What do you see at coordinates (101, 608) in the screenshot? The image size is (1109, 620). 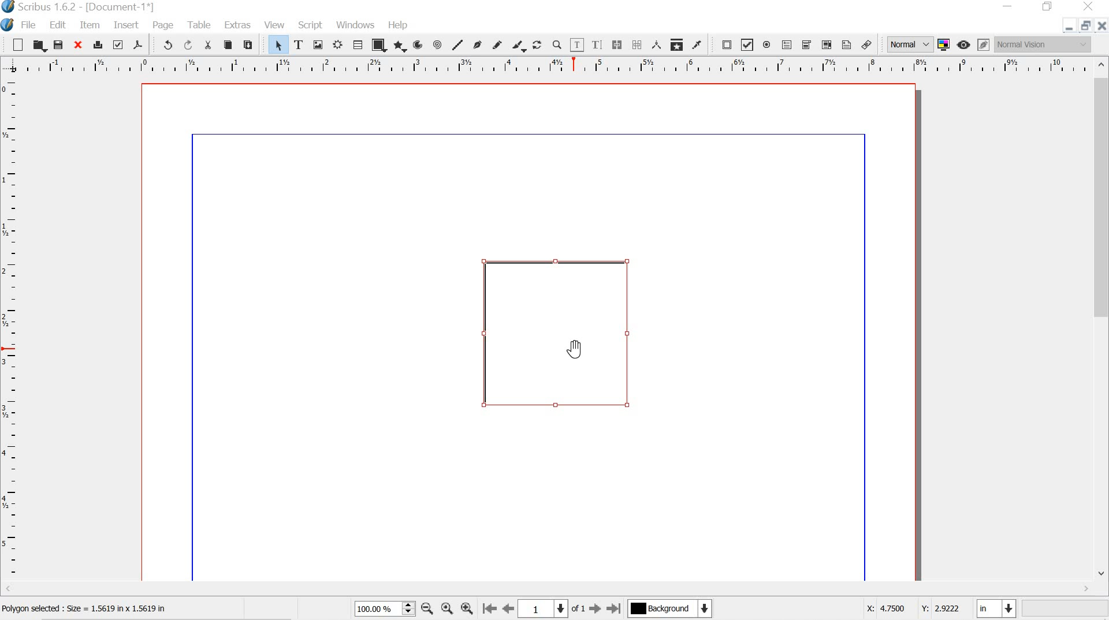 I see `polygon selected : size = 1.5619 in x 5619 in` at bounding box center [101, 608].